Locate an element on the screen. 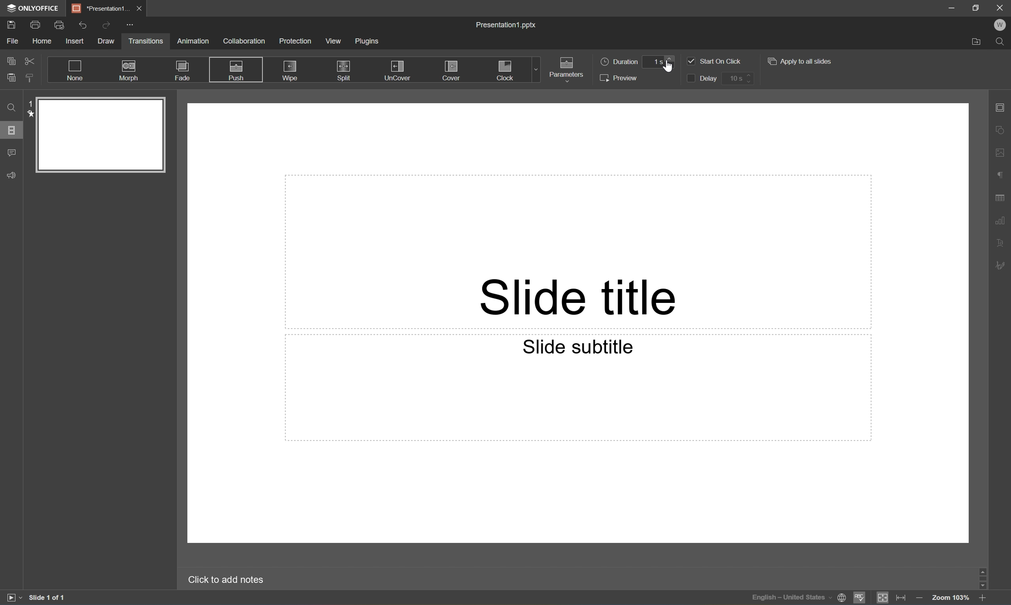 Image resolution: width=1011 pixels, height=605 pixels. Split is located at coordinates (344, 68).